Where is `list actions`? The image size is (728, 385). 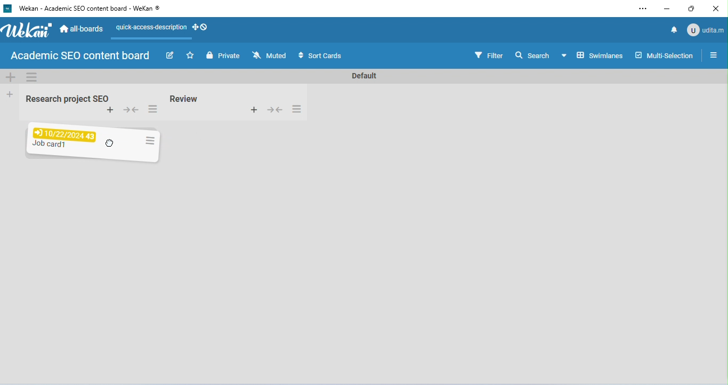 list actions is located at coordinates (297, 109).